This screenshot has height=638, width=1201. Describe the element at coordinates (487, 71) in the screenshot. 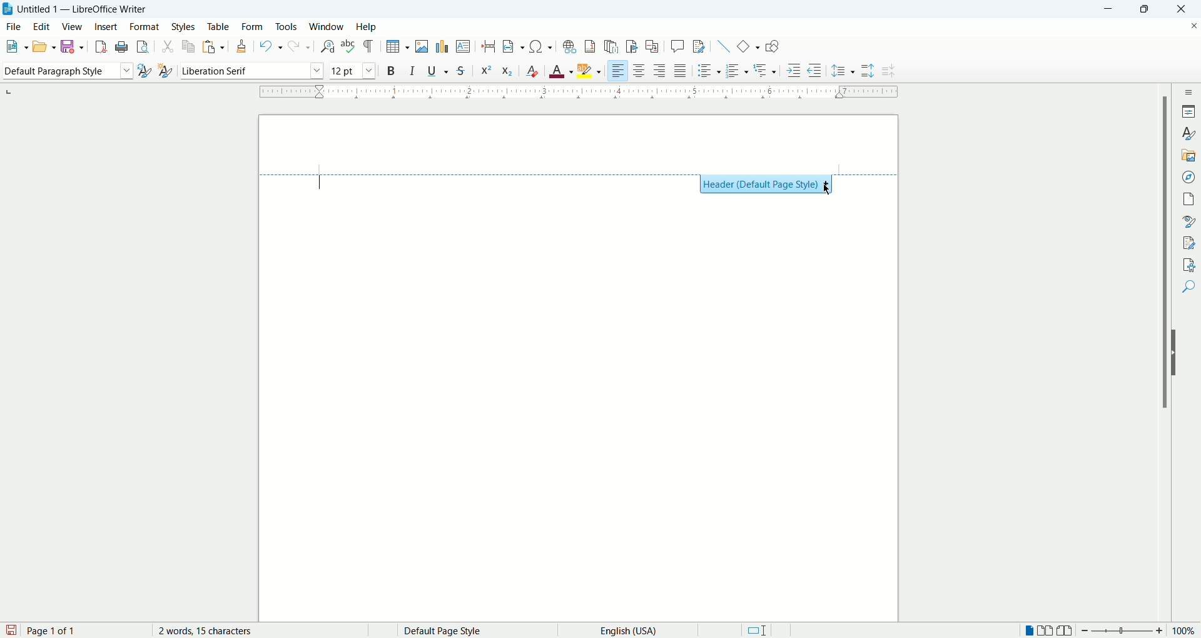

I see `superscript` at that location.